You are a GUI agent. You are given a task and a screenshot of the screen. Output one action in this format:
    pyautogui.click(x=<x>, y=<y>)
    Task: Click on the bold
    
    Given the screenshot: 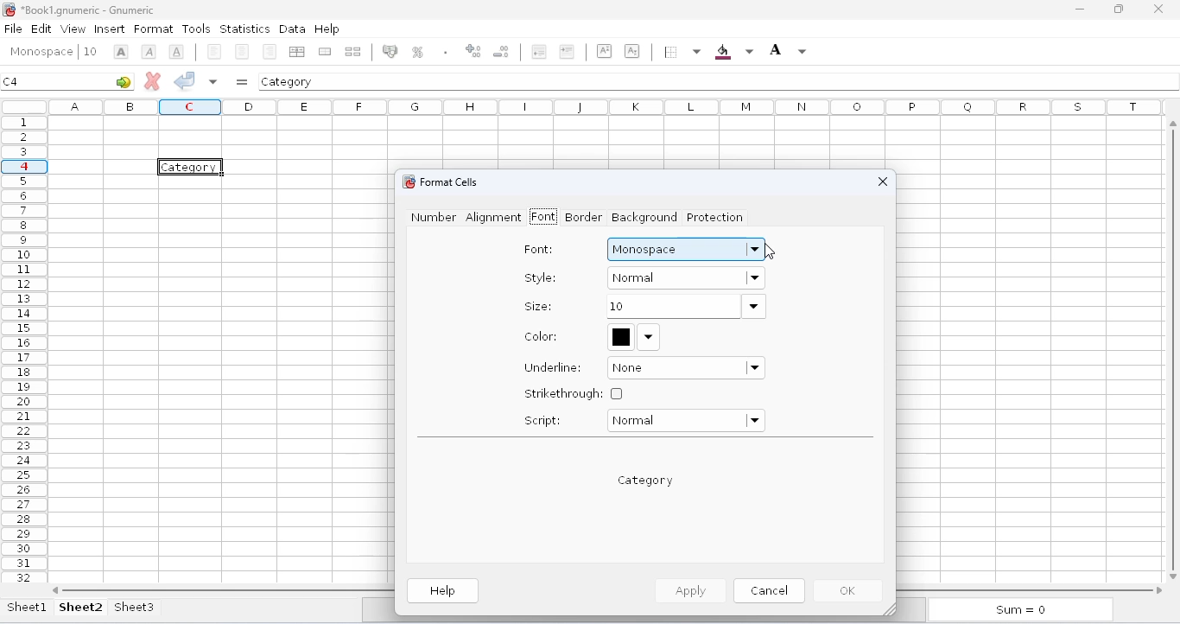 What is the action you would take?
    pyautogui.click(x=121, y=52)
    